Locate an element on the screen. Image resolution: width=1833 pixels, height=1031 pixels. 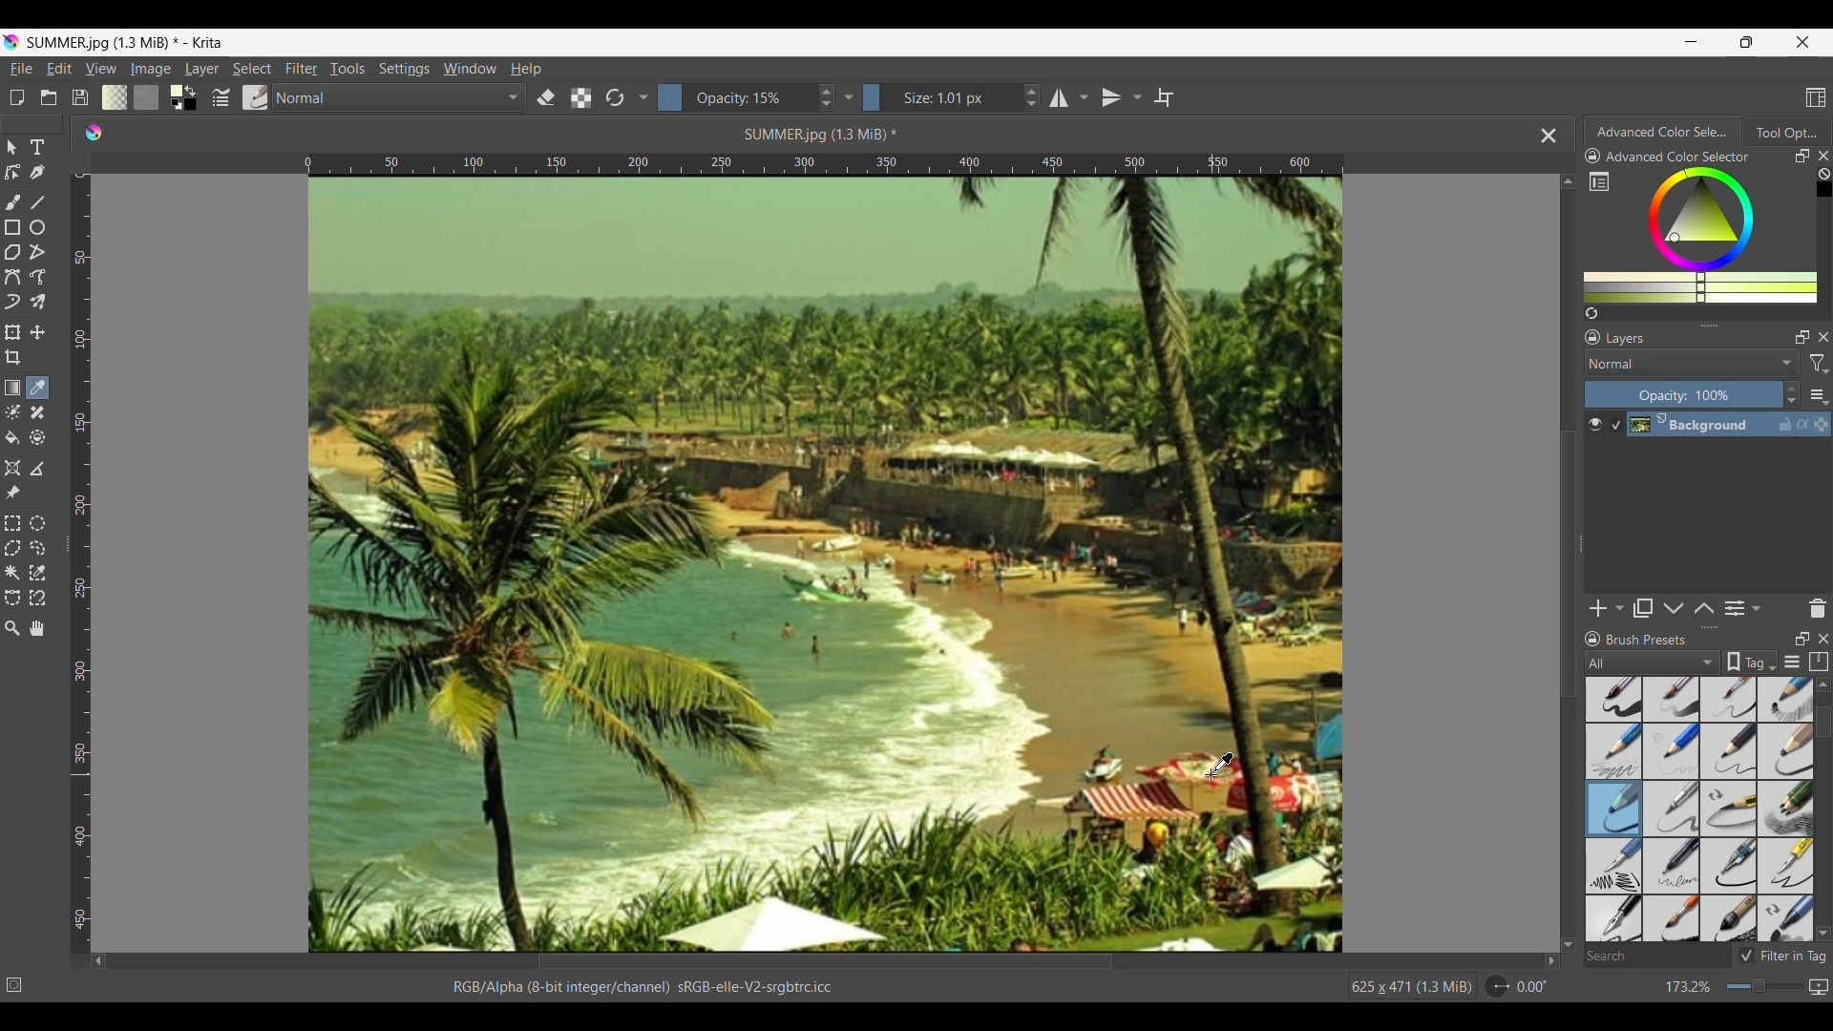
Measure the distance between two points is located at coordinates (37, 470).